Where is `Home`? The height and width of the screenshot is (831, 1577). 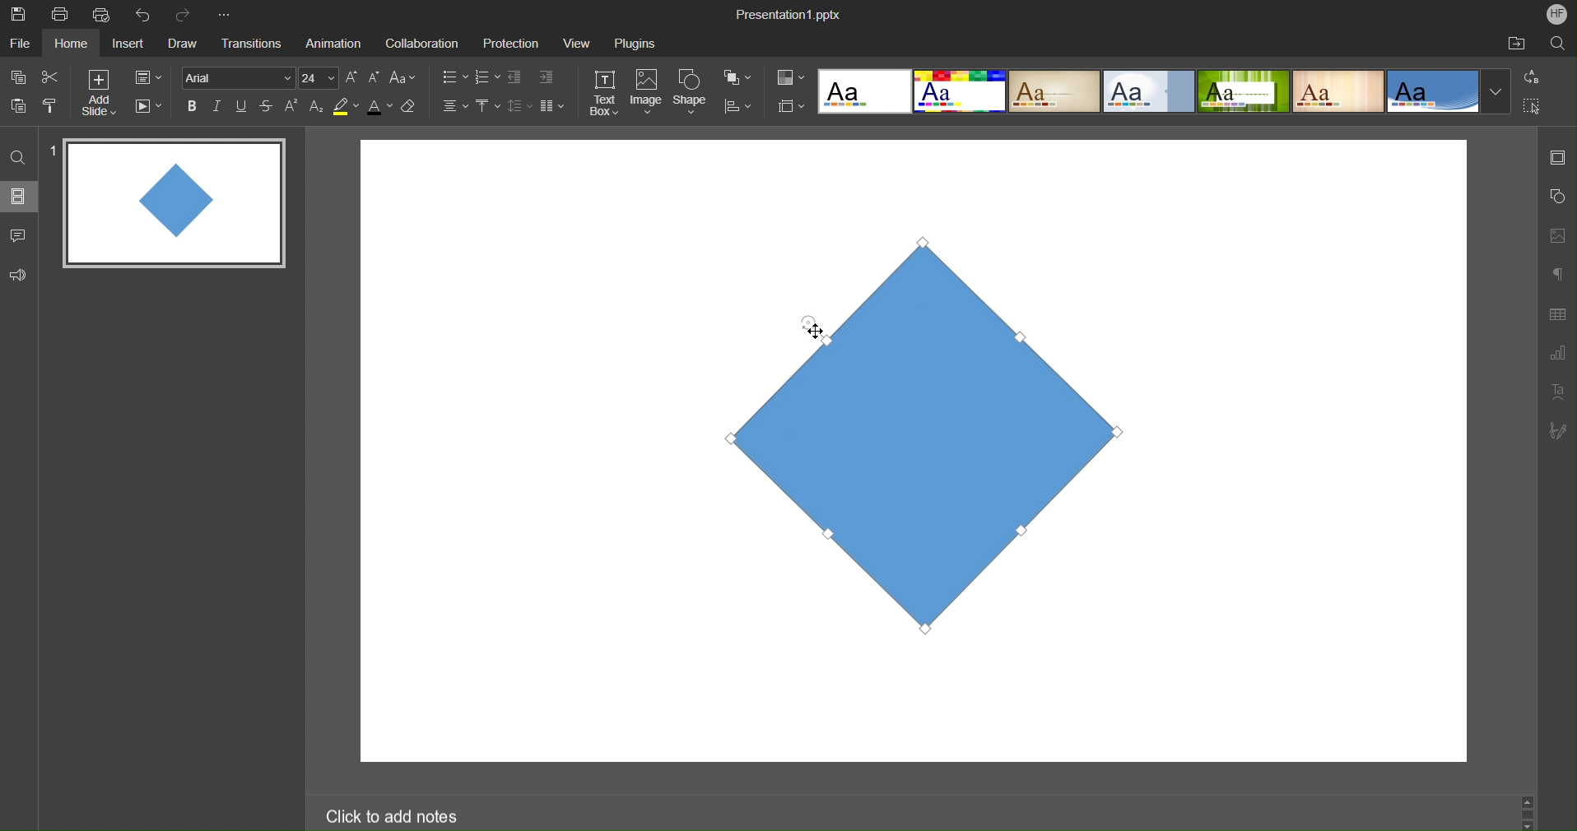
Home is located at coordinates (72, 43).